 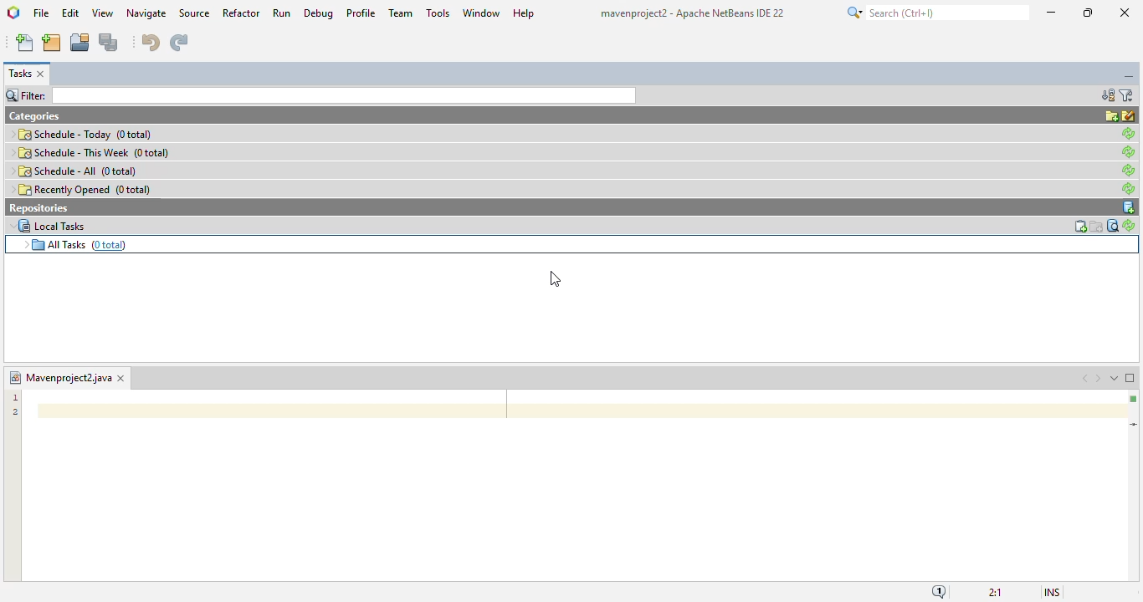 What do you see at coordinates (576, 486) in the screenshot?
I see `editor window` at bounding box center [576, 486].